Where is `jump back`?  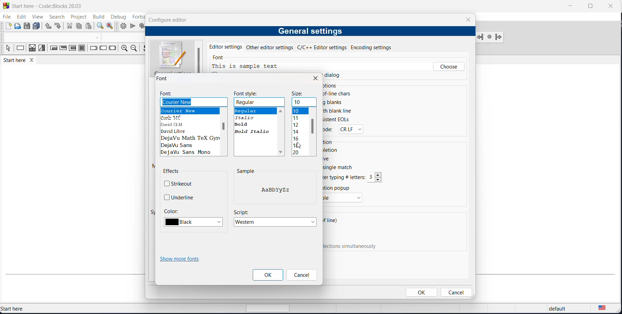 jump back is located at coordinates (481, 37).